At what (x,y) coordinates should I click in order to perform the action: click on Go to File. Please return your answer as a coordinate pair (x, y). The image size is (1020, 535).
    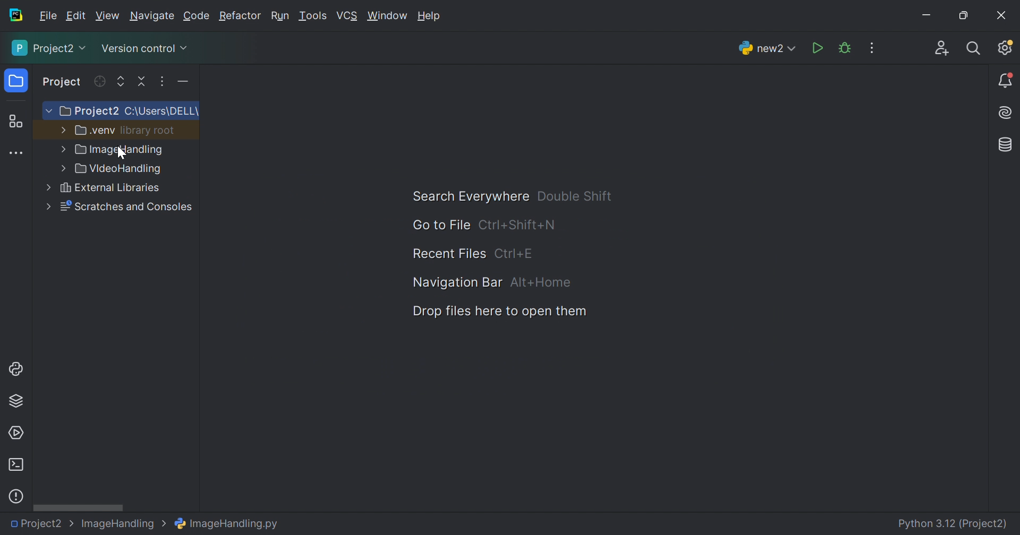
    Looking at the image, I should click on (440, 225).